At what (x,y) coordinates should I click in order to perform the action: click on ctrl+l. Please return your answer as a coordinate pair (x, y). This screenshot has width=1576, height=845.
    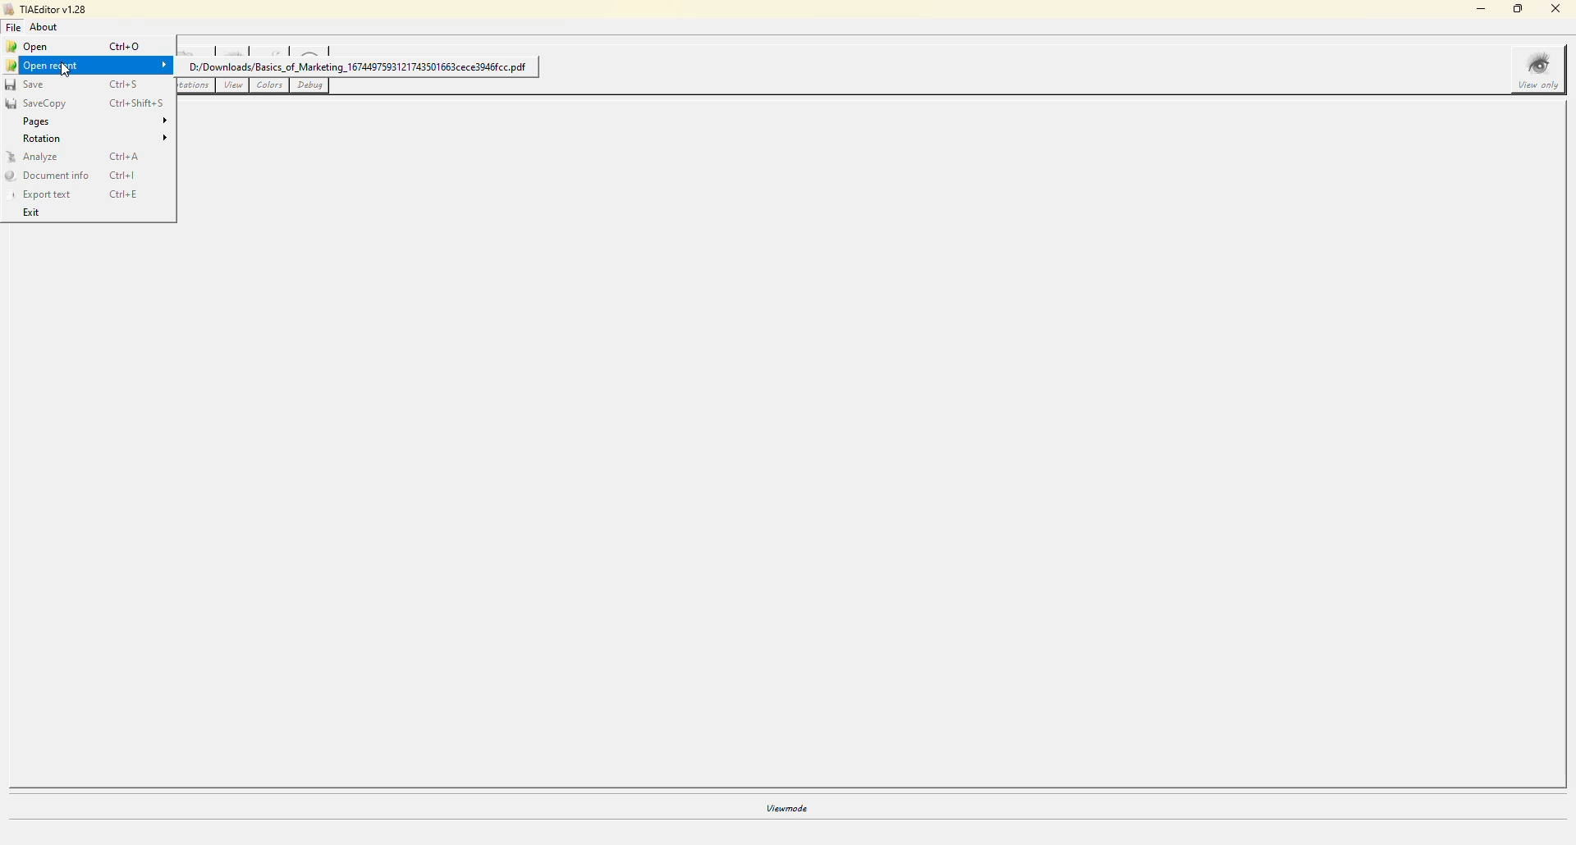
    Looking at the image, I should click on (124, 174).